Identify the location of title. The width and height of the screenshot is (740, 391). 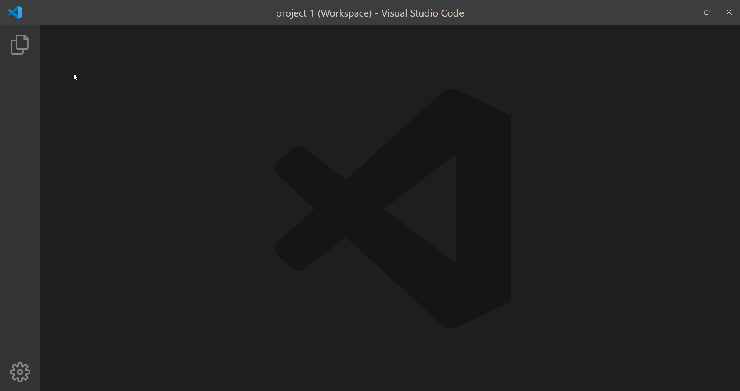
(371, 13).